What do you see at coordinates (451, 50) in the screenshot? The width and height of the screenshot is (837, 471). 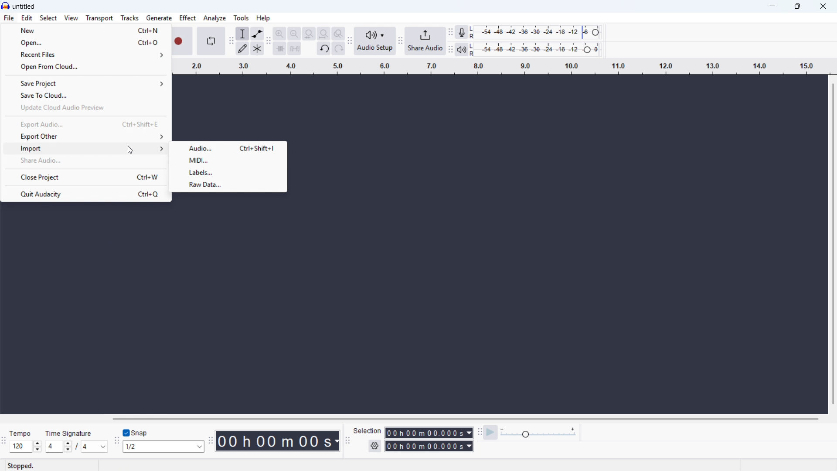 I see `Playback metre toolbar ` at bounding box center [451, 50].